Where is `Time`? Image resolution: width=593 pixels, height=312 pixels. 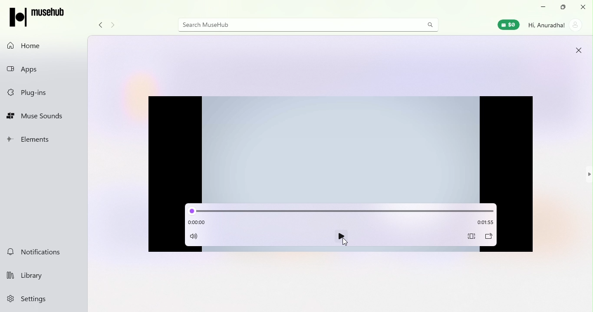
Time is located at coordinates (198, 222).